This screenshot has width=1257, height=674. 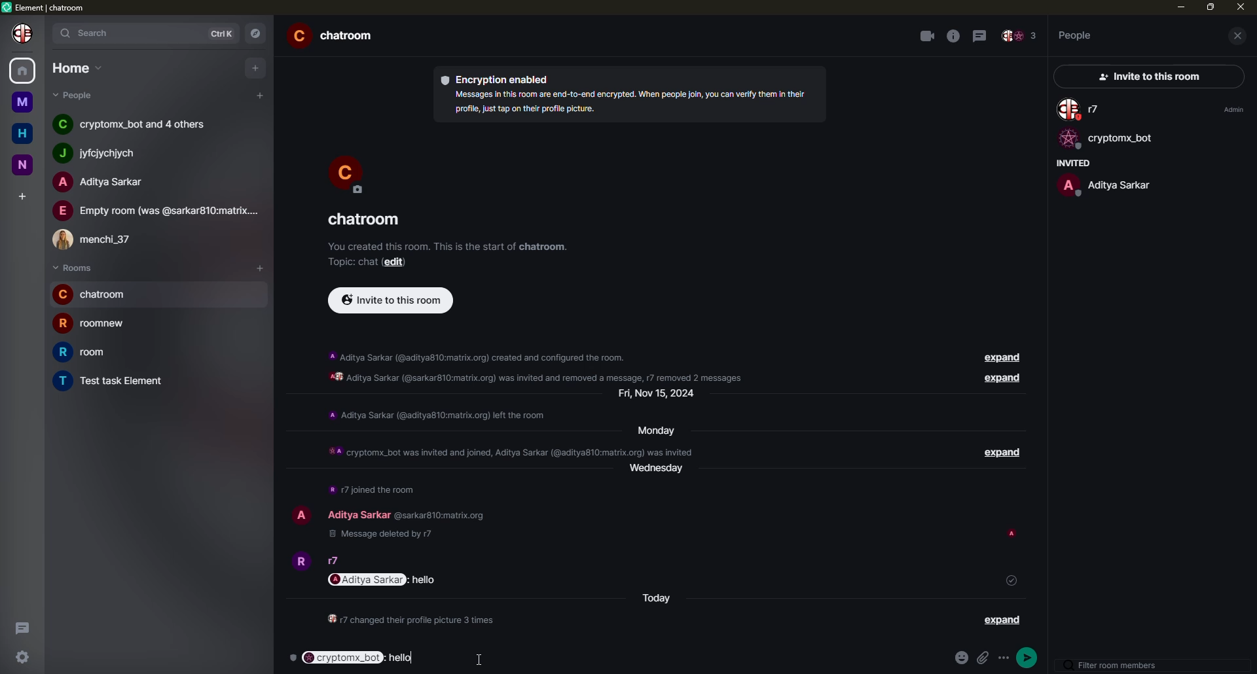 I want to click on sent, so click(x=1011, y=580).